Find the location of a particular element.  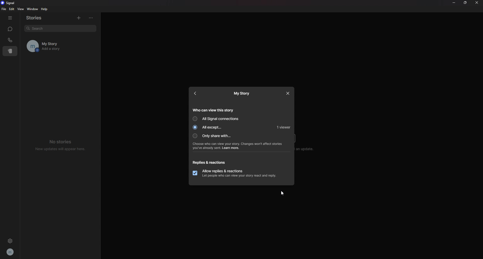

choose who can view your story. changes won't affect stories you've already sent is located at coordinates (242, 146).